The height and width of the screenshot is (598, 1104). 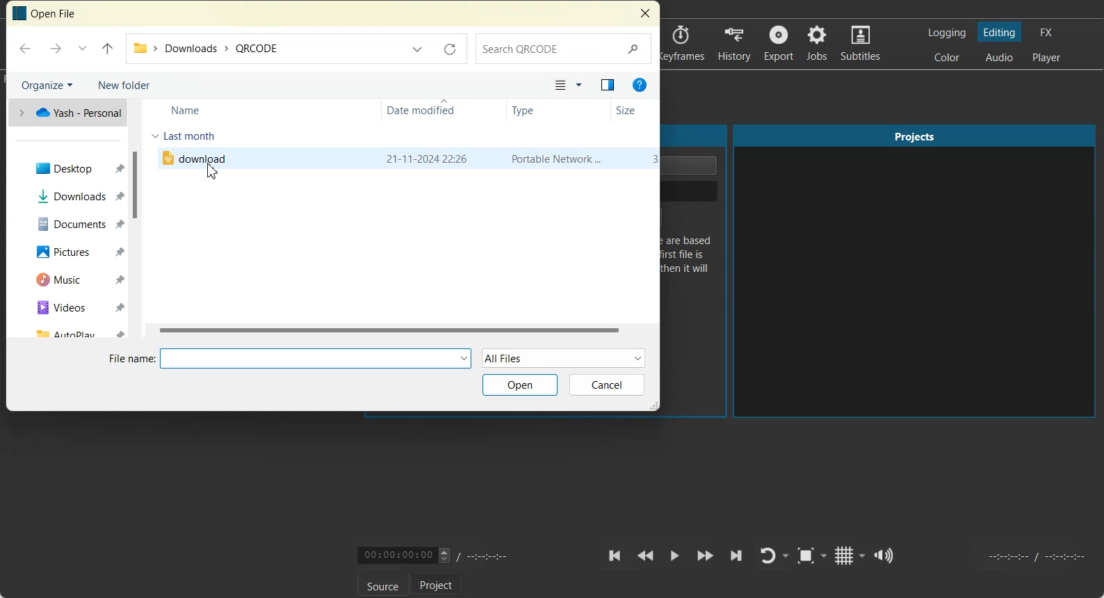 I want to click on Toggle grid display, so click(x=851, y=555).